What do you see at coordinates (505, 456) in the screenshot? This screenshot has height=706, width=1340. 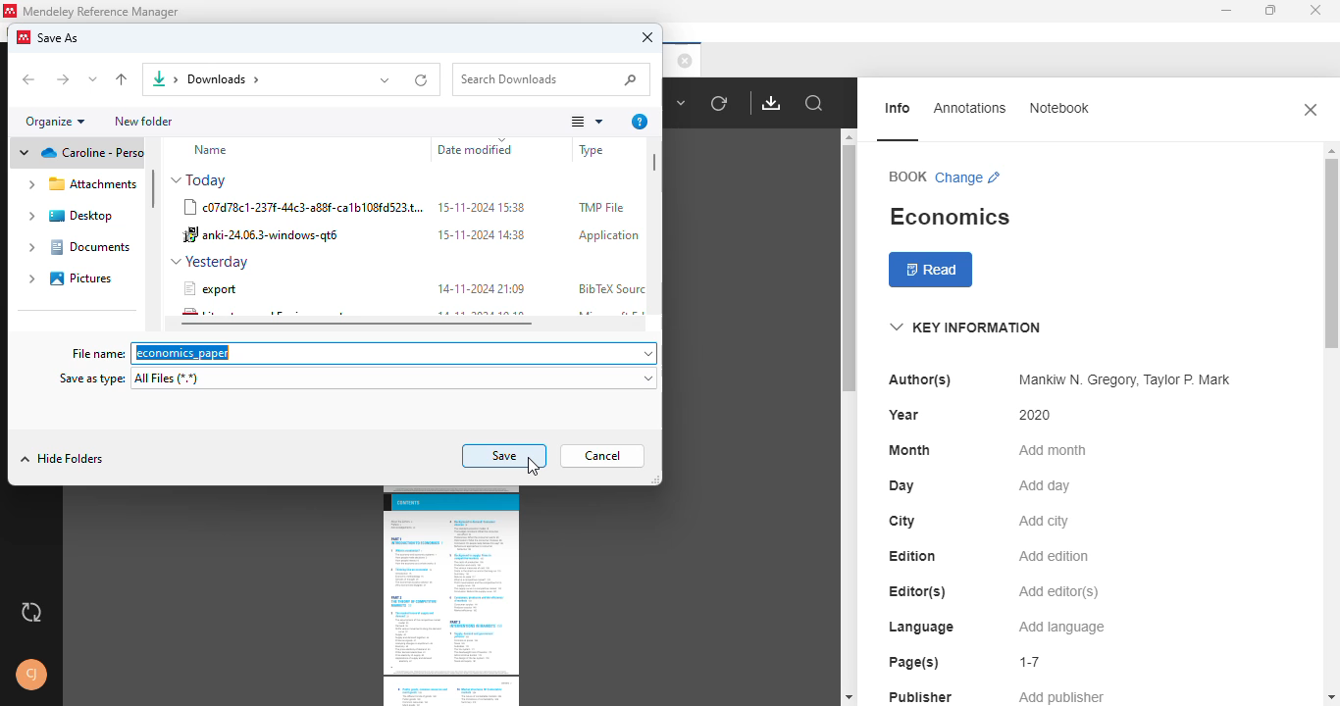 I see `save` at bounding box center [505, 456].